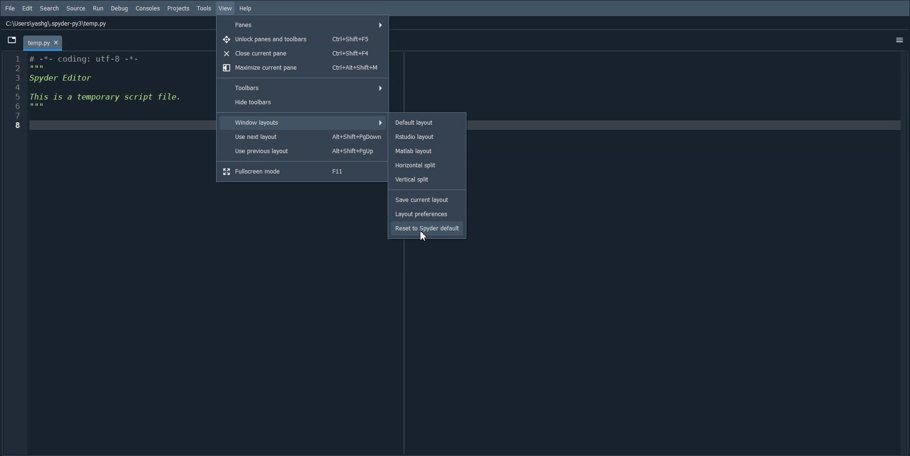 This screenshot has width=910, height=456. I want to click on Options, so click(899, 40).